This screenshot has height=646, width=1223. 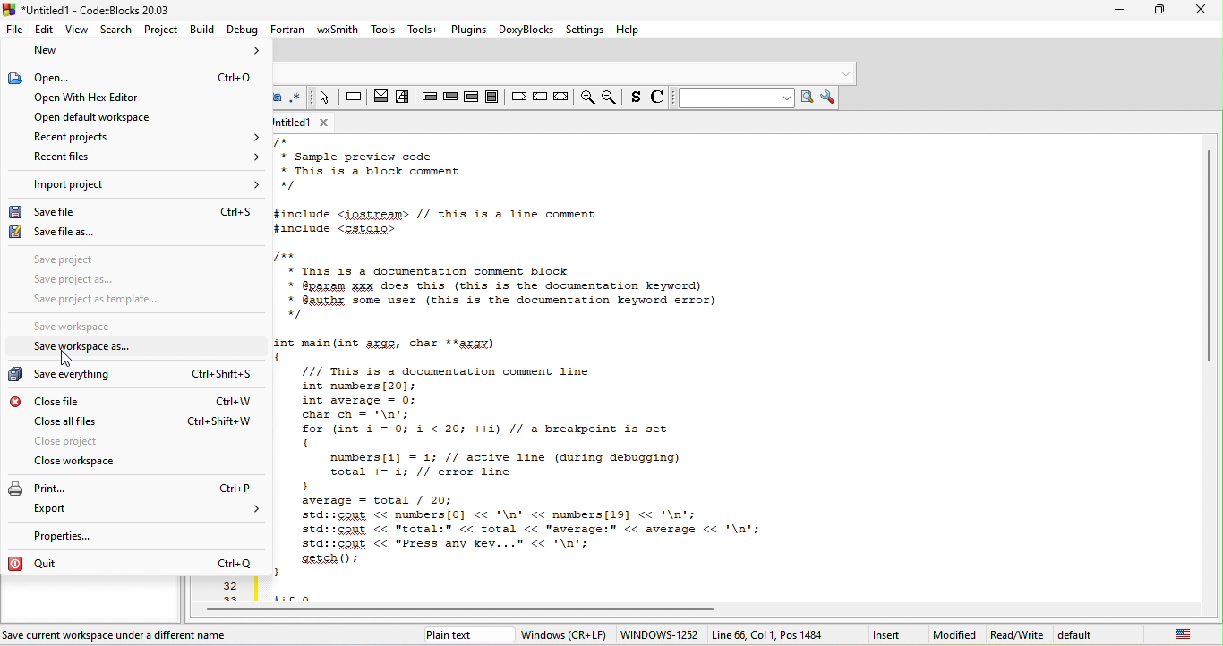 I want to click on file, so click(x=14, y=30).